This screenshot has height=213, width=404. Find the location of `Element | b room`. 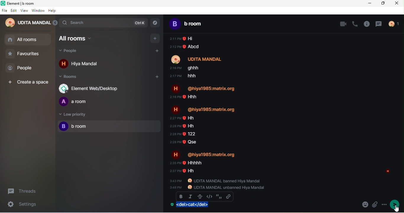

Element | b room is located at coordinates (23, 3).